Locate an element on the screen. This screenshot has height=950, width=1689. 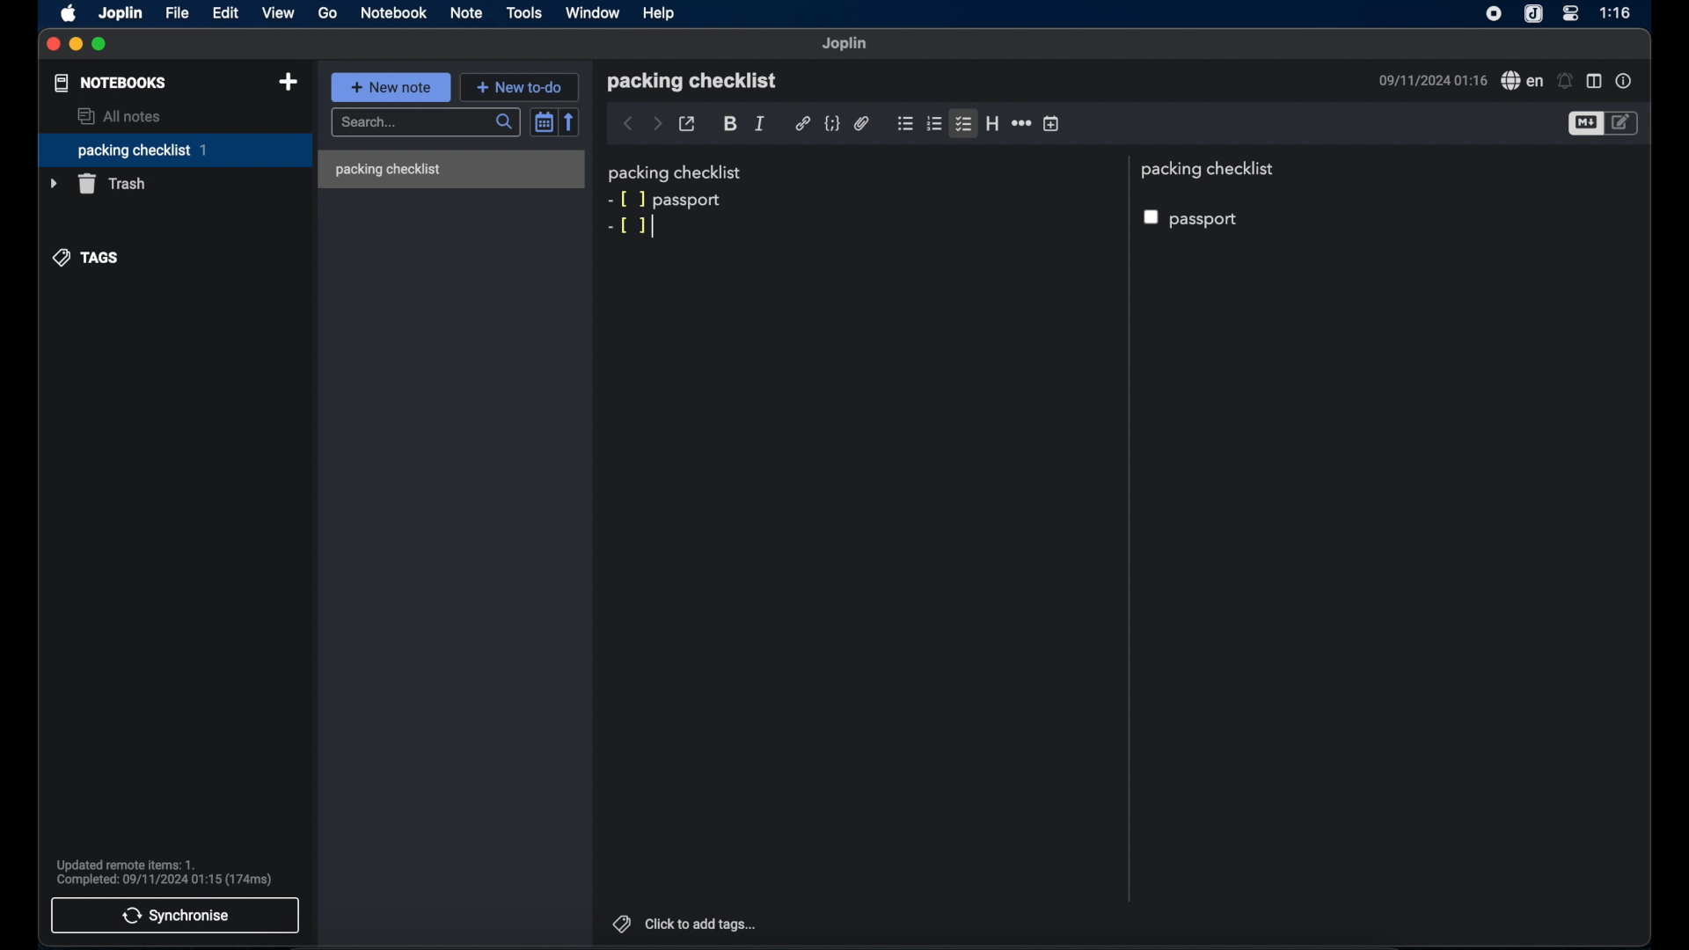
packing checklist is located at coordinates (387, 170).